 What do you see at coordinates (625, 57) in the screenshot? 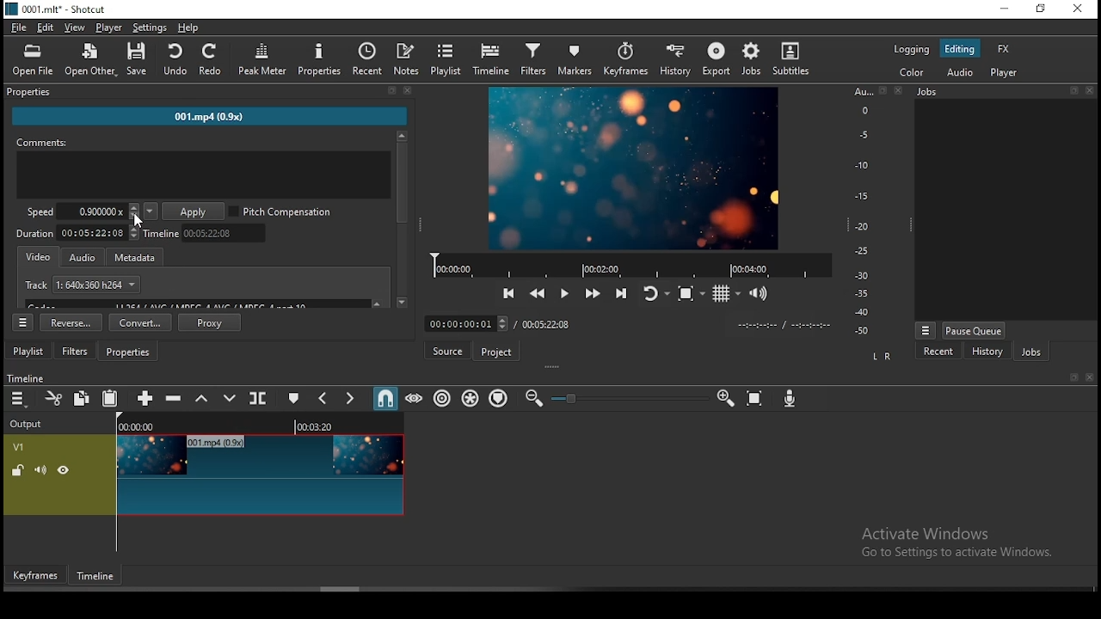
I see `keyframes` at bounding box center [625, 57].